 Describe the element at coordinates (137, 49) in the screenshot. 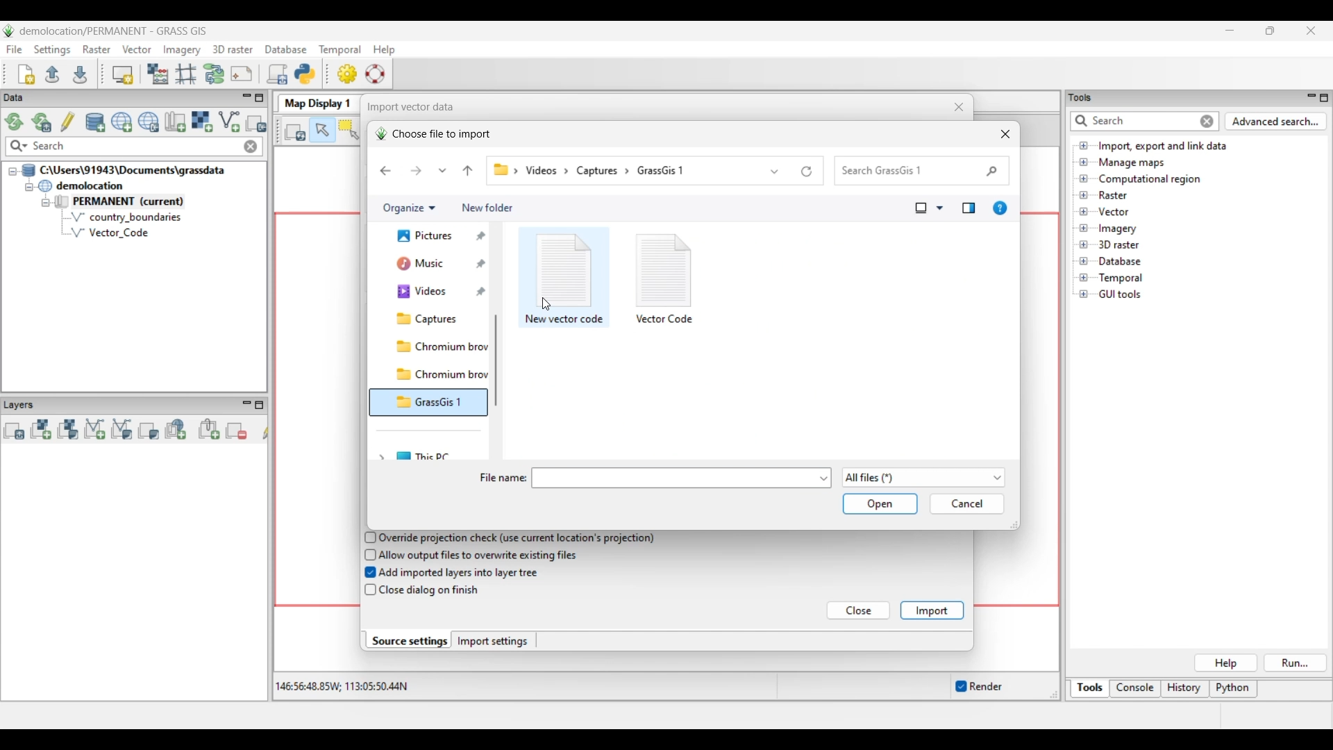

I see `Vector menu` at that location.